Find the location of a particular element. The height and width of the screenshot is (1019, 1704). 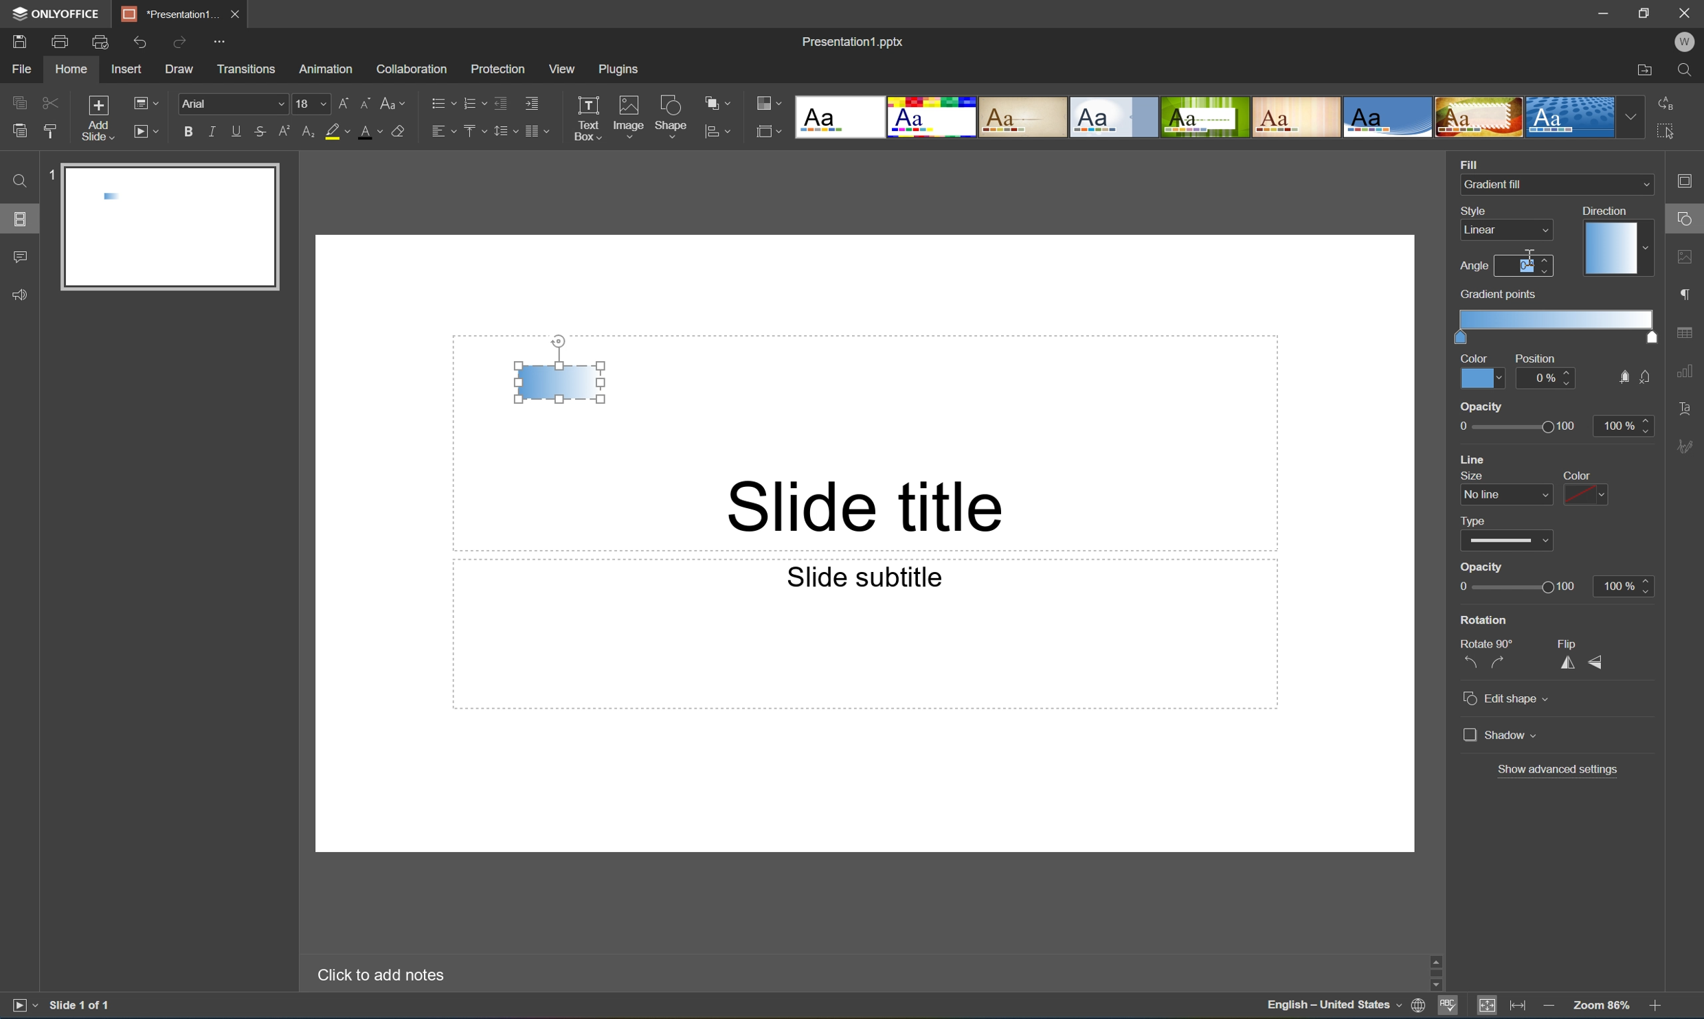

Print preview is located at coordinates (100, 42).